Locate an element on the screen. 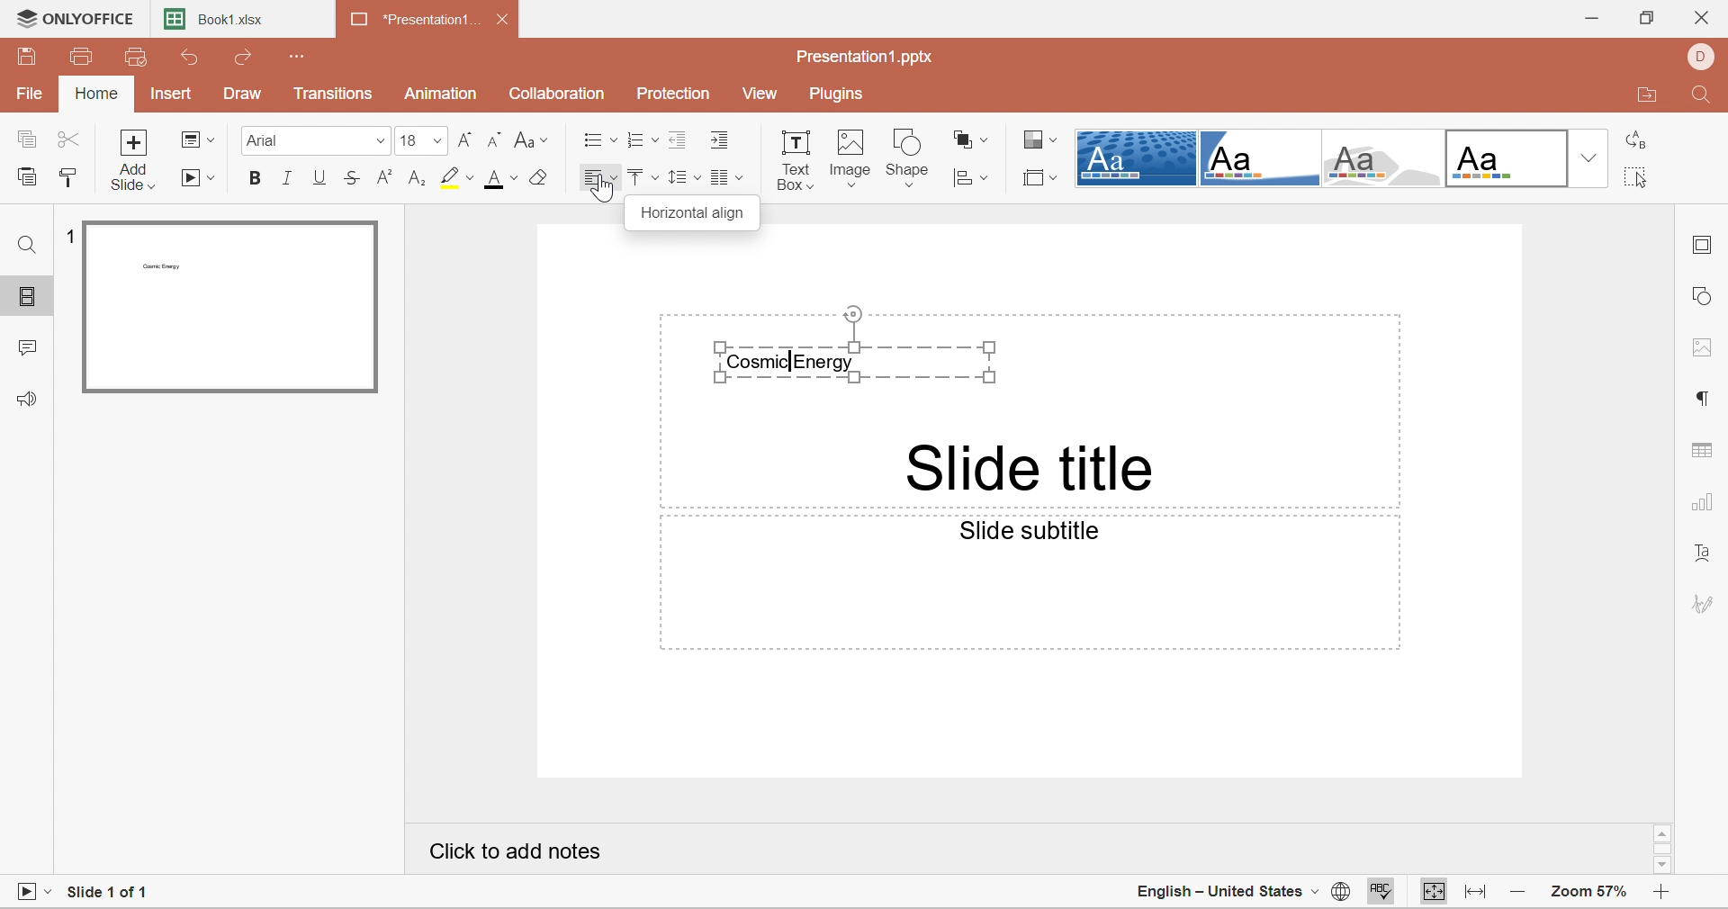  Change slide layout is located at coordinates (197, 139).